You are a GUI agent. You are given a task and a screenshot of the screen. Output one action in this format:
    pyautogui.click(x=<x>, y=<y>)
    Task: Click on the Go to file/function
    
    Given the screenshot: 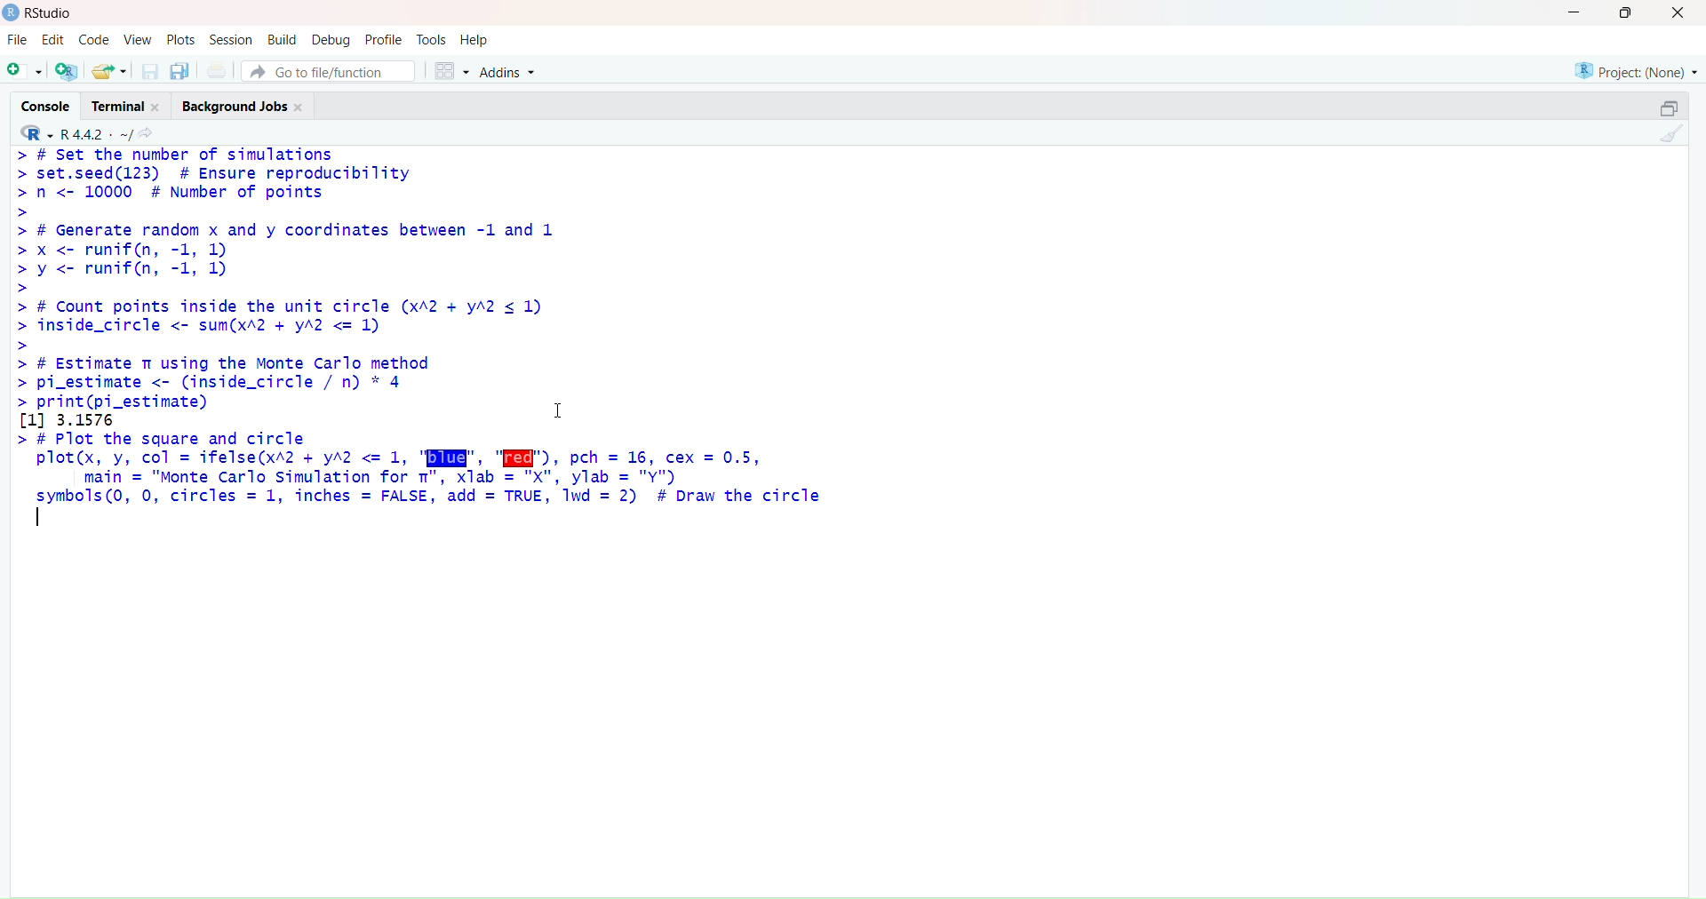 What is the action you would take?
    pyautogui.click(x=333, y=72)
    